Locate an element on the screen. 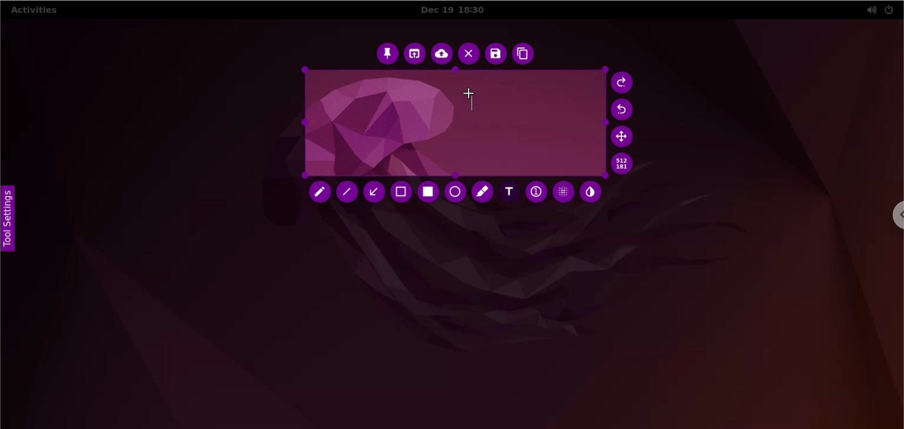 The image size is (904, 429). inverter tool is located at coordinates (593, 191).